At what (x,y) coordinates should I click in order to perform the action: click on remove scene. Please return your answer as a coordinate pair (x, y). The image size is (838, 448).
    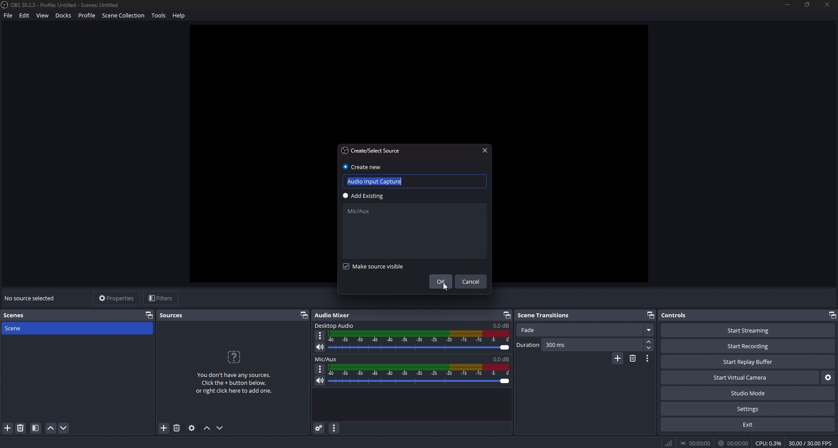
    Looking at the image, I should click on (21, 428).